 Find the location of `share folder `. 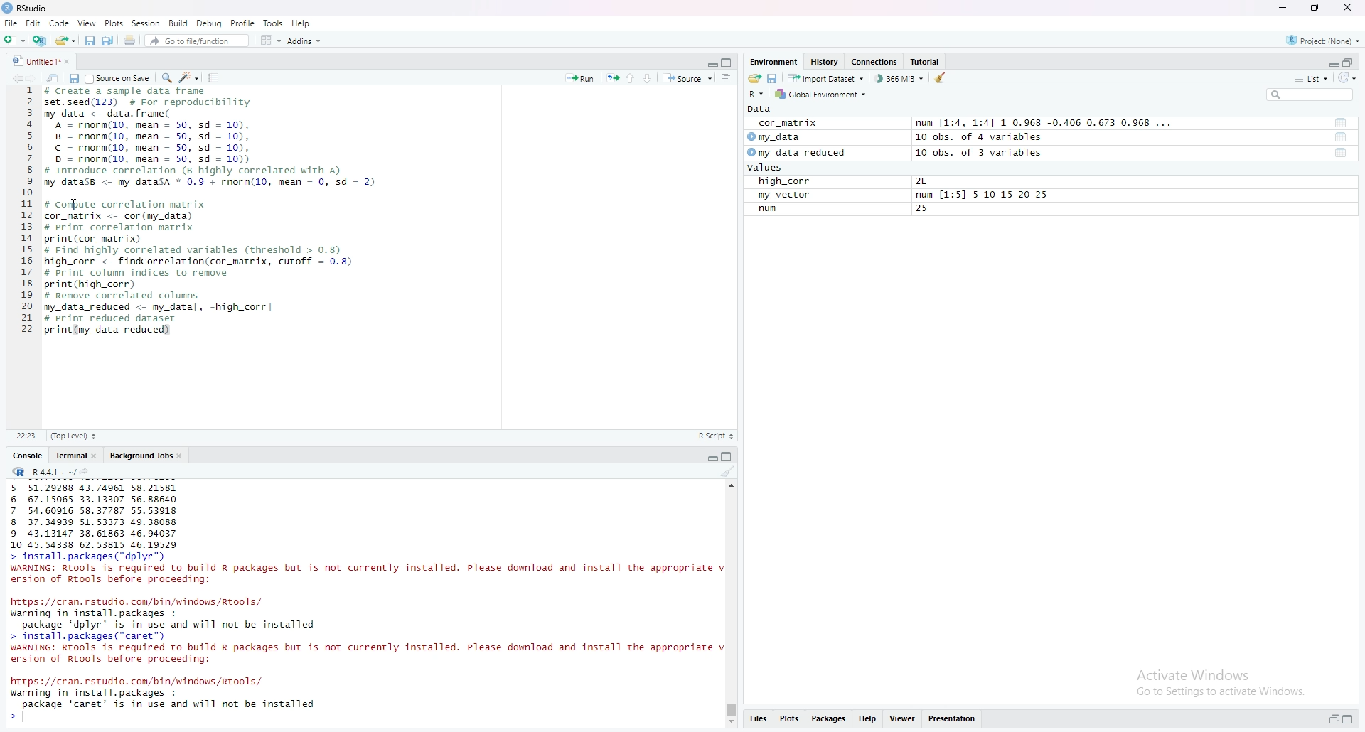

share folder  is located at coordinates (66, 41).